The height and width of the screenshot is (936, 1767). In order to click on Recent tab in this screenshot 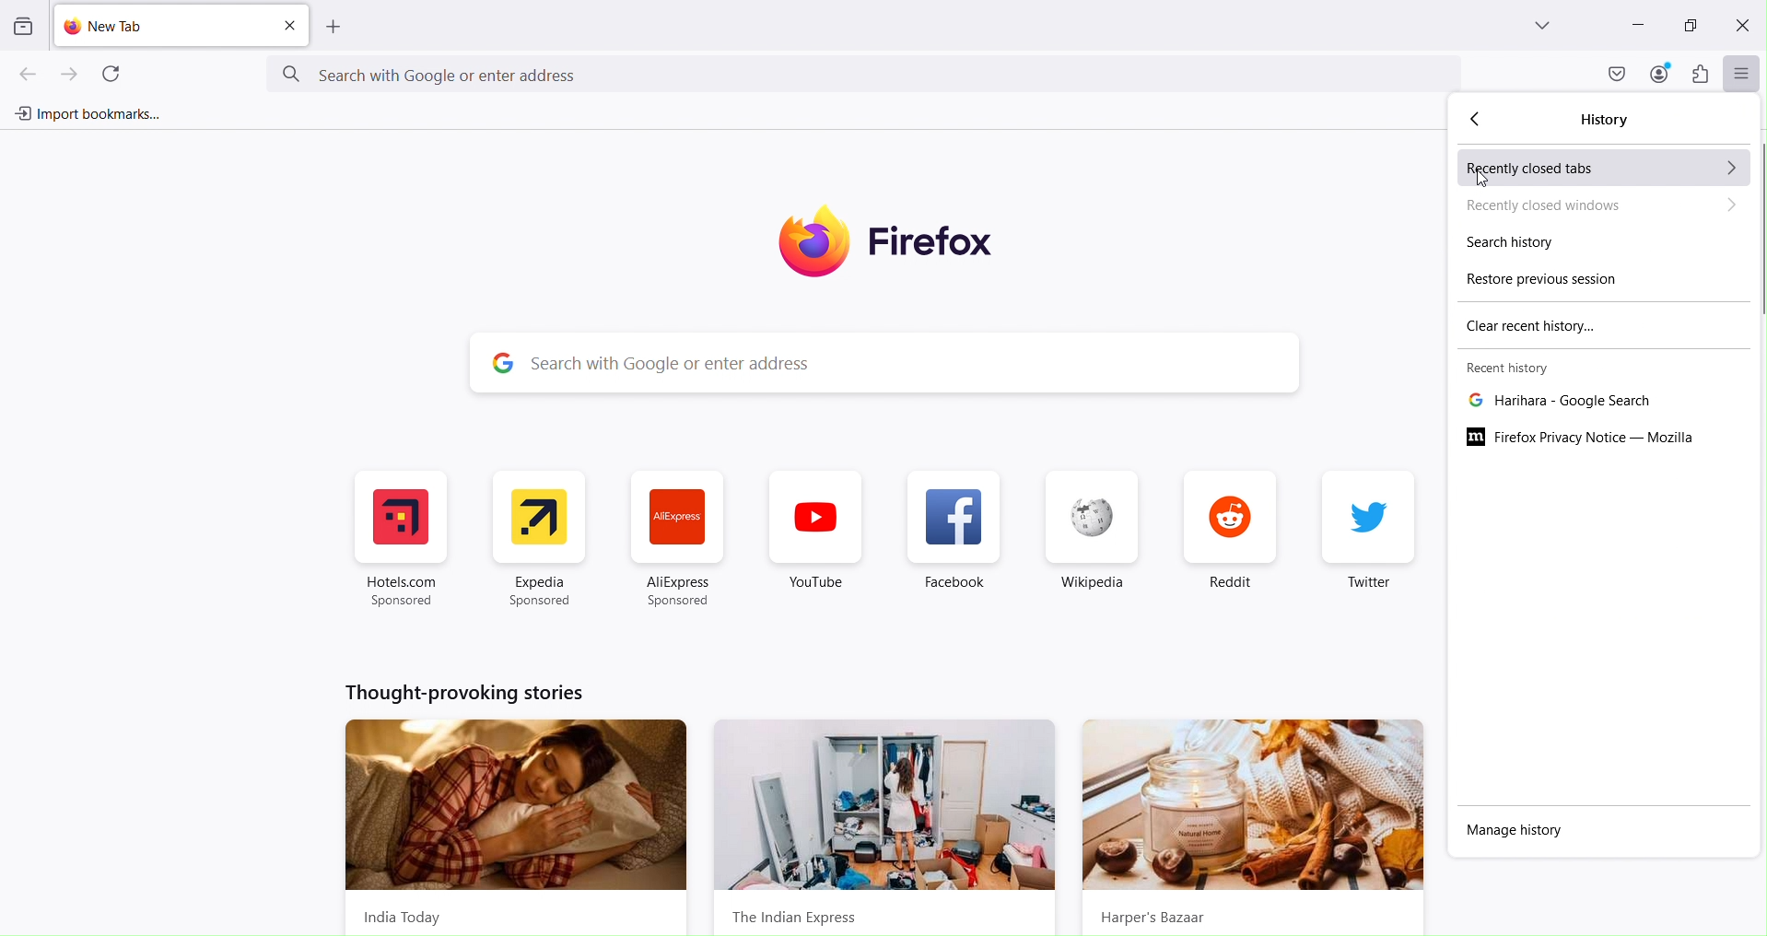, I will do `click(1558, 400)`.